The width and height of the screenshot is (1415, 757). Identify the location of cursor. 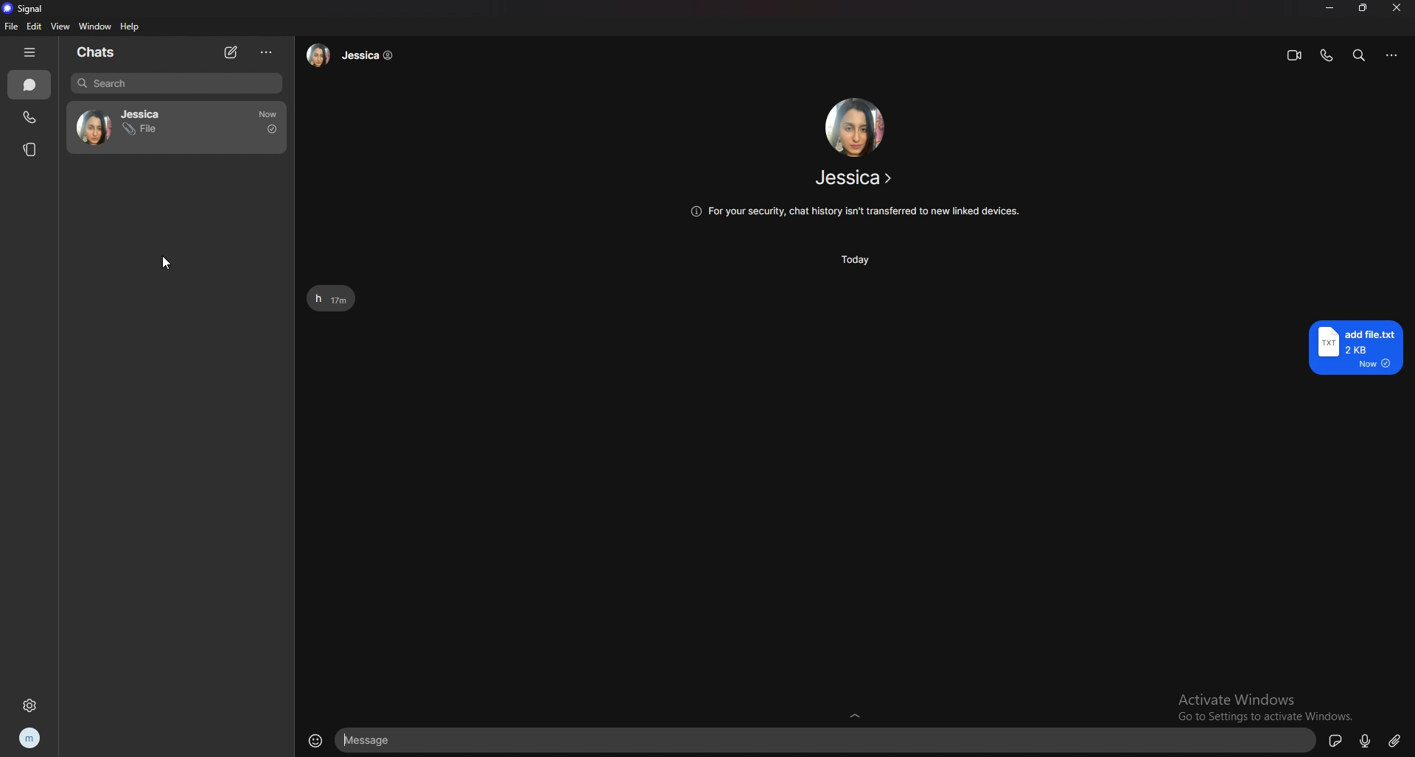
(167, 264).